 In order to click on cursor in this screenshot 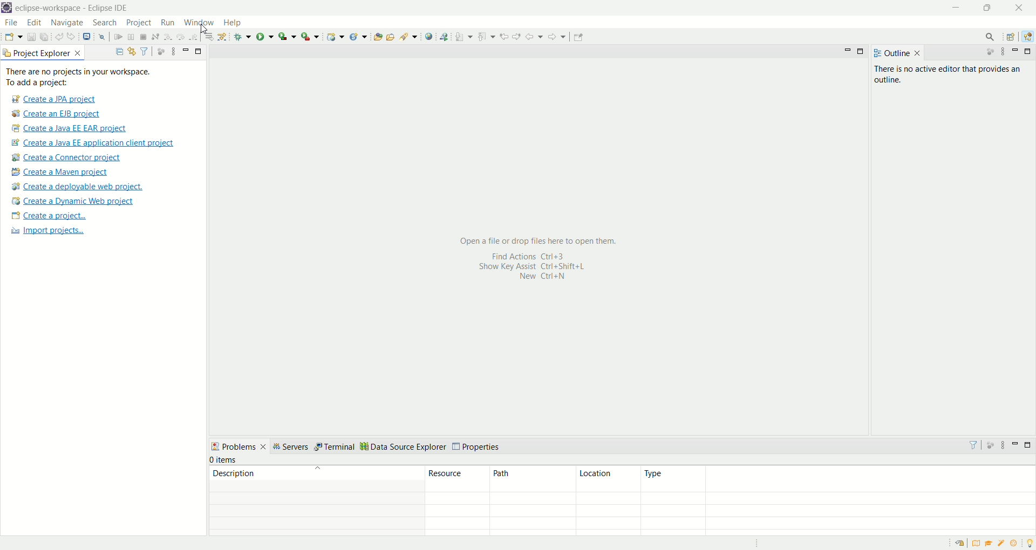, I will do `click(205, 30)`.